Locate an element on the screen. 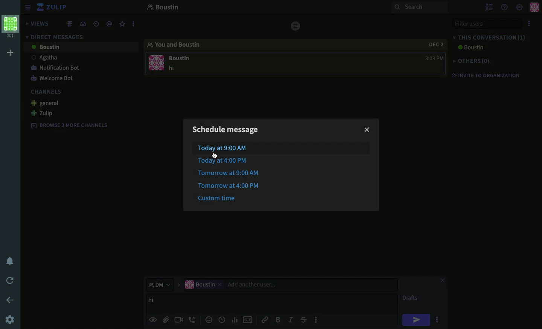  user profile is located at coordinates (156, 62).